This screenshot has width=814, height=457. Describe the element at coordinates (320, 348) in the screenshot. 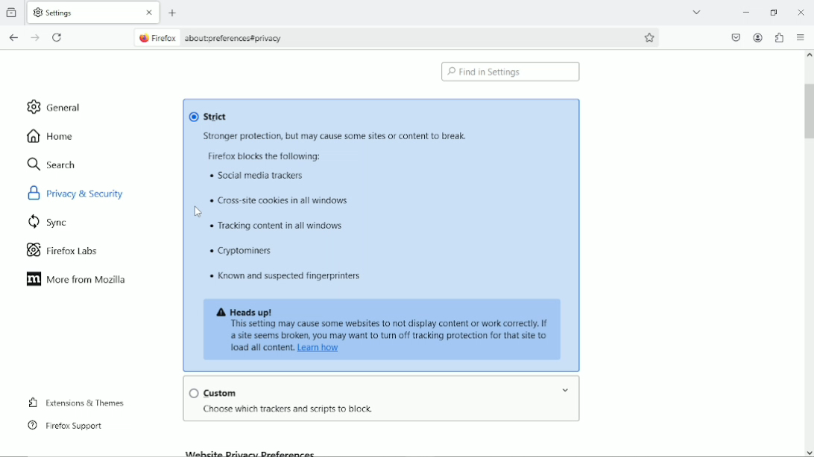

I see `link` at that location.